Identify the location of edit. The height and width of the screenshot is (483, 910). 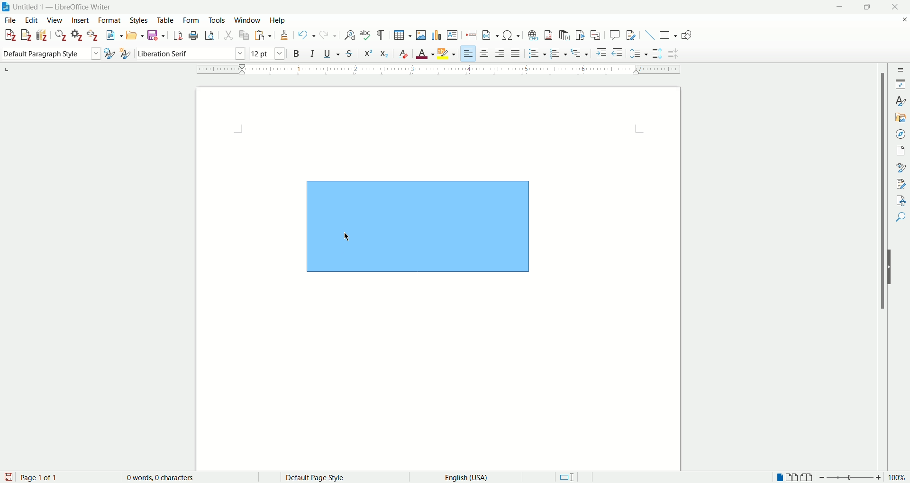
(32, 20).